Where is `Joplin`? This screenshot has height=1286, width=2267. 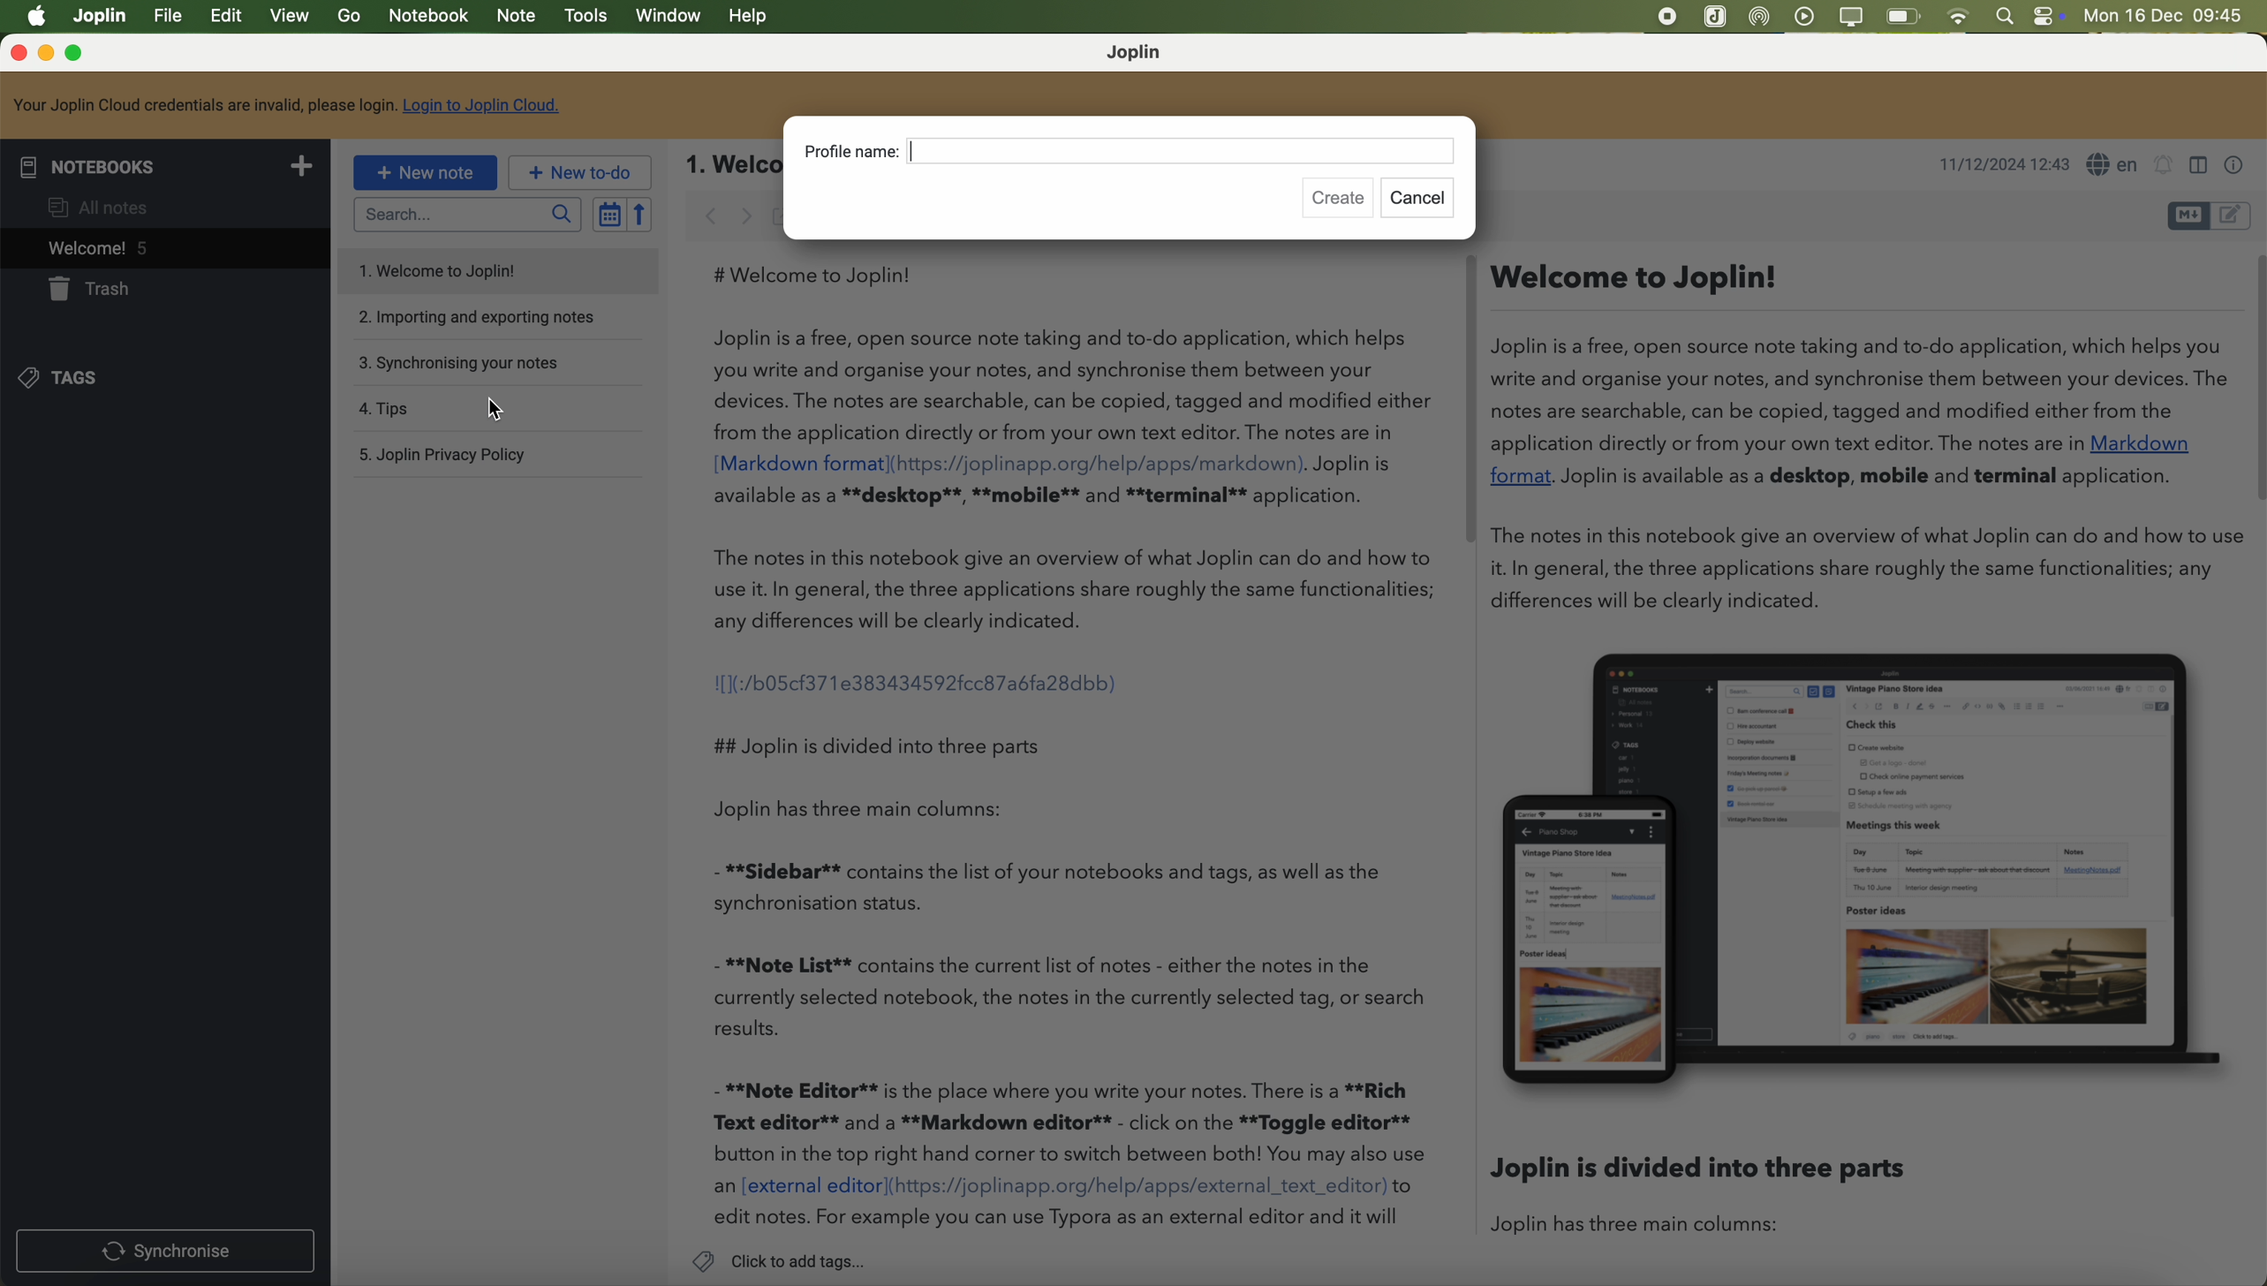 Joplin is located at coordinates (101, 15).